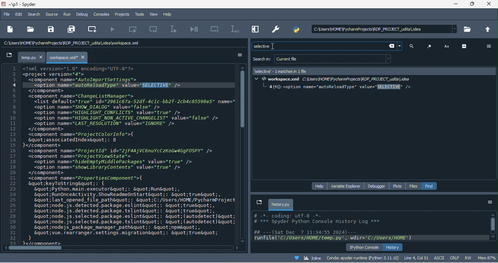  I want to click on view, so click(153, 15).